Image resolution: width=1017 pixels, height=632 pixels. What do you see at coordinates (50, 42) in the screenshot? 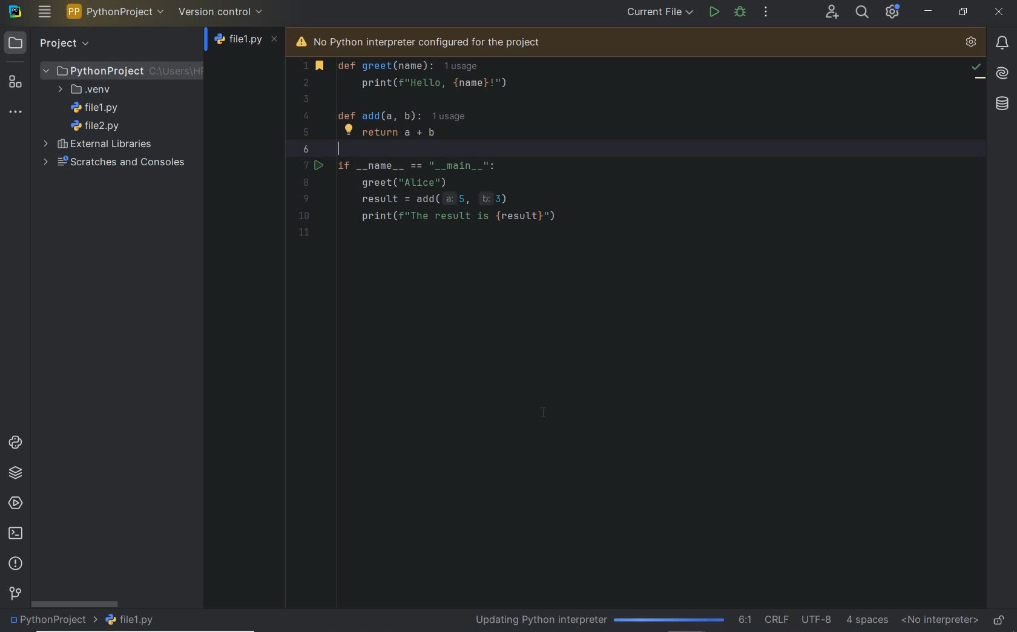
I see `Project` at bounding box center [50, 42].